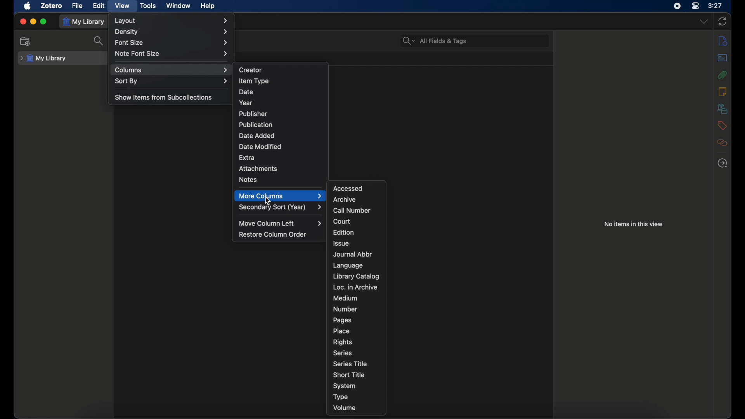 The width and height of the screenshot is (745, 419). I want to click on publisher, so click(253, 114).